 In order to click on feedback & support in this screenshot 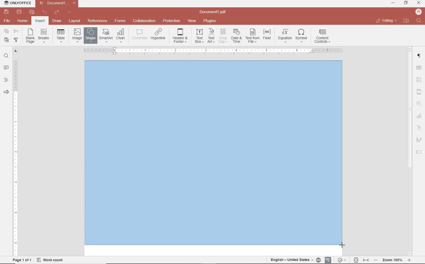, I will do `click(6, 92)`.